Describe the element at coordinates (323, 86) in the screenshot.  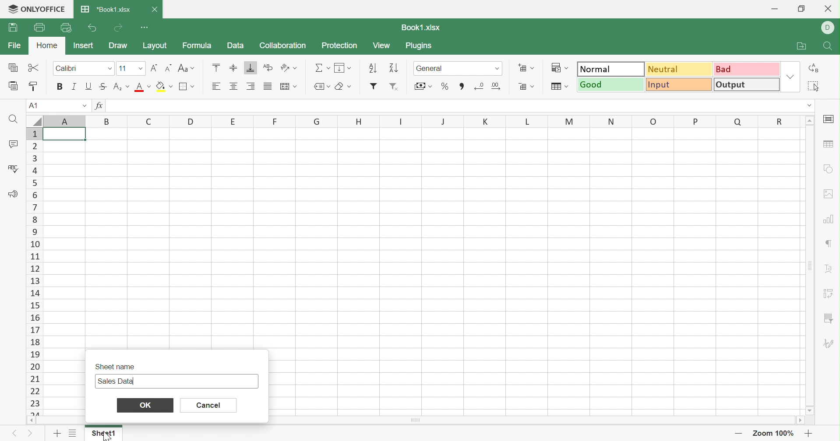
I see `Named ranges` at that location.